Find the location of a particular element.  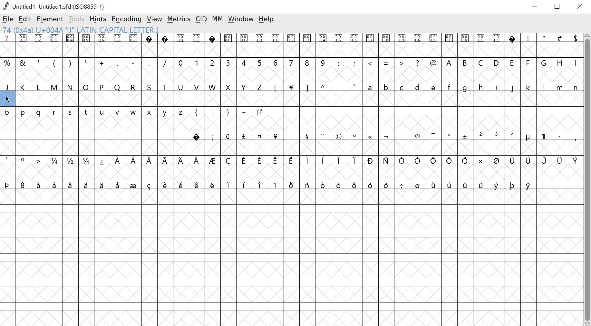

minimize is located at coordinates (535, 7).